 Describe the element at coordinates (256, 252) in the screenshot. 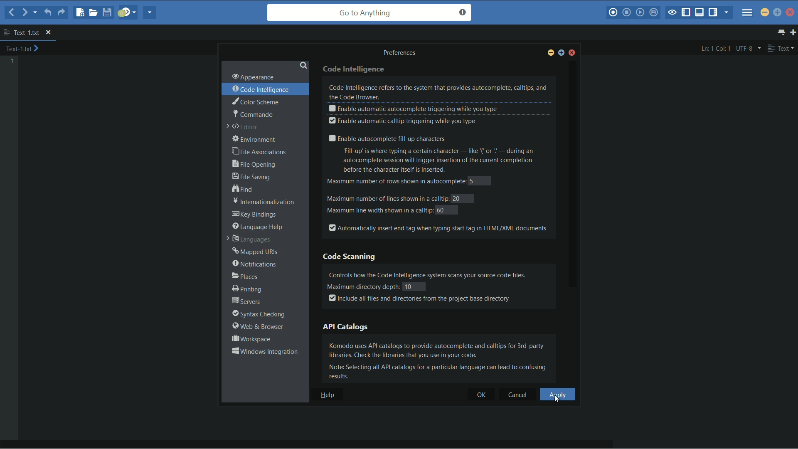

I see `mapped urls` at that location.